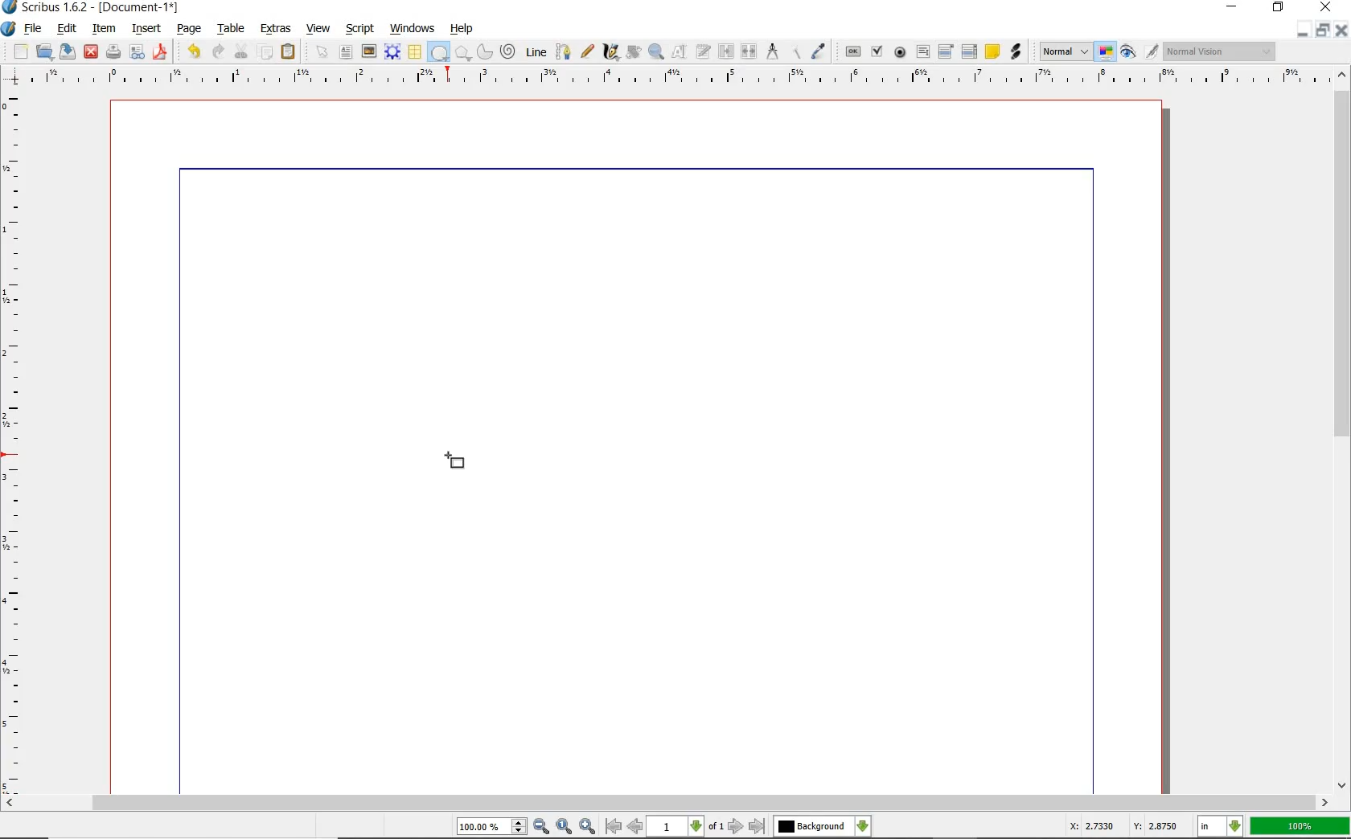 Image resolution: width=1351 pixels, height=839 pixels. I want to click on FREEHAND LINE, so click(588, 50).